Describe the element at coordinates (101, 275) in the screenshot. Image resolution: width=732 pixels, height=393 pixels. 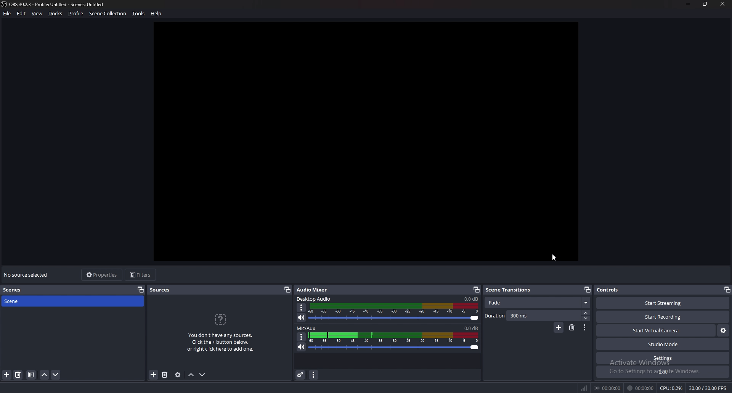
I see `properties` at that location.